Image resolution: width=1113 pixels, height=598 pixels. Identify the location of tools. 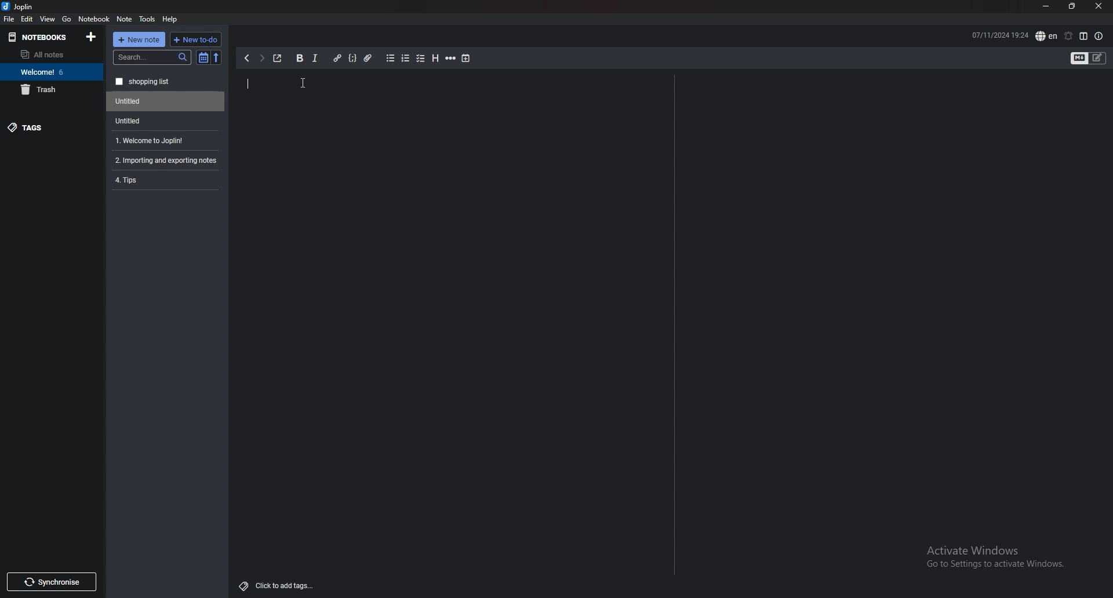
(148, 19).